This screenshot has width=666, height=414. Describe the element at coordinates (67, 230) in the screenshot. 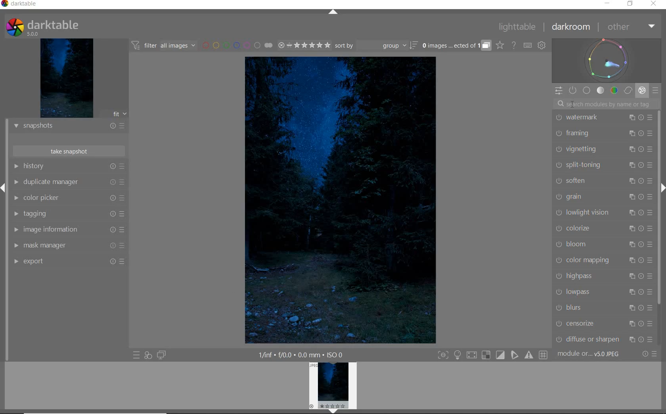

I see `IMAGE INFORMATION` at that location.